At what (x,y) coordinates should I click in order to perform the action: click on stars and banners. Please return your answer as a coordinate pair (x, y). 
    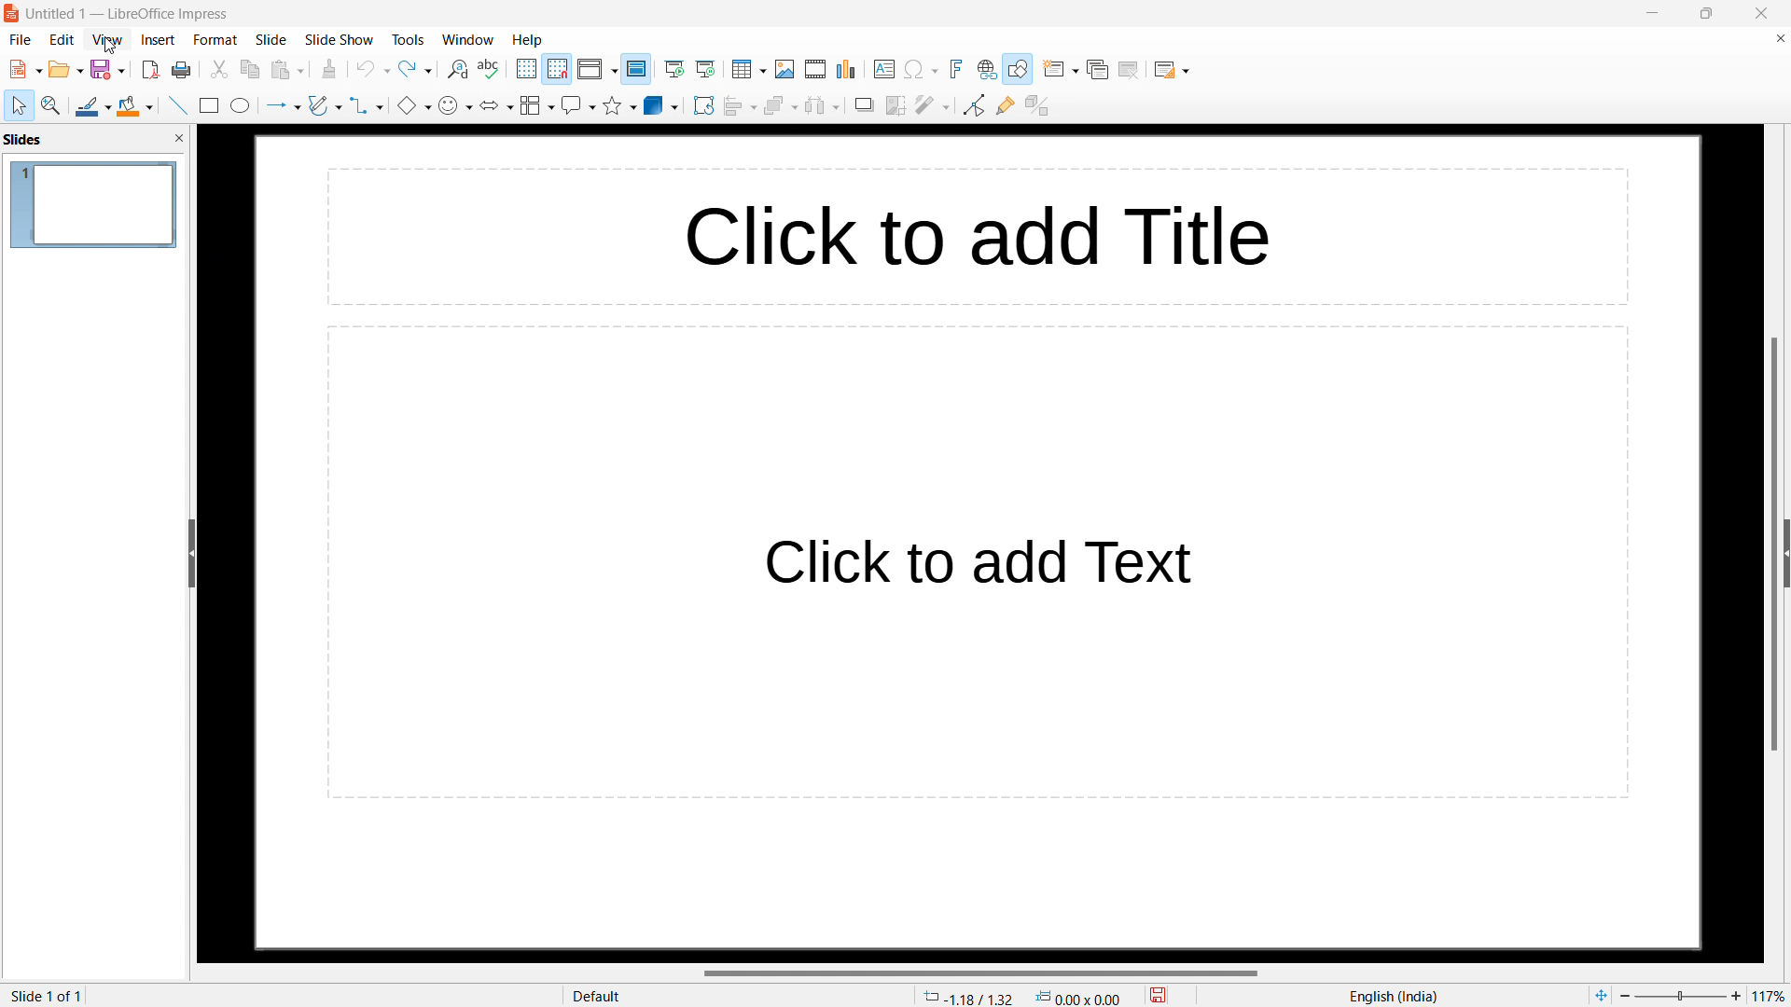
    Looking at the image, I should click on (619, 104).